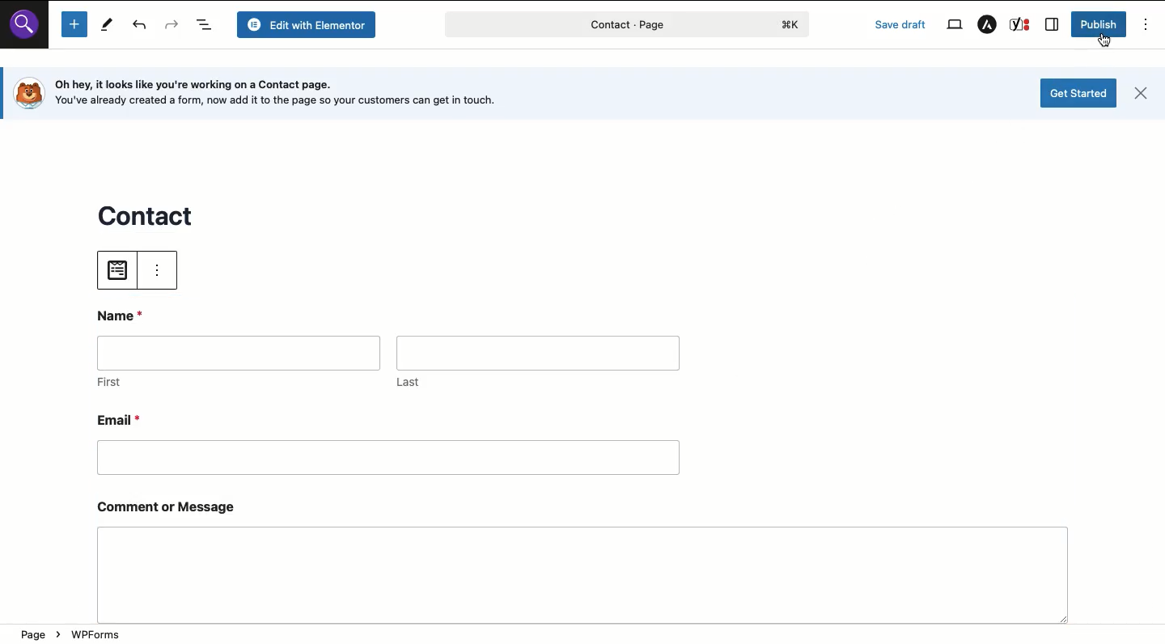 This screenshot has width=1165, height=644. Describe the element at coordinates (1098, 24) in the screenshot. I see `Publish` at that location.